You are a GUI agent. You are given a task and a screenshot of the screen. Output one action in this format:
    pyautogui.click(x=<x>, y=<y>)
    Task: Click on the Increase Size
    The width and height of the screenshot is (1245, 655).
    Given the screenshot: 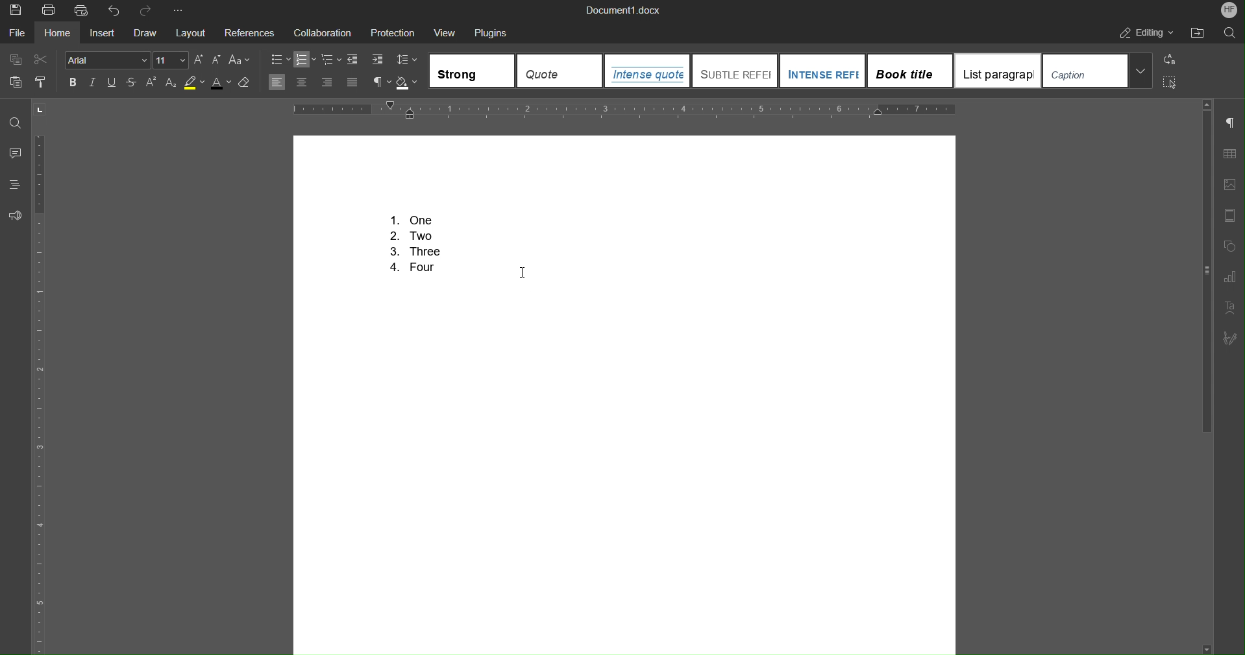 What is the action you would take?
    pyautogui.click(x=199, y=60)
    